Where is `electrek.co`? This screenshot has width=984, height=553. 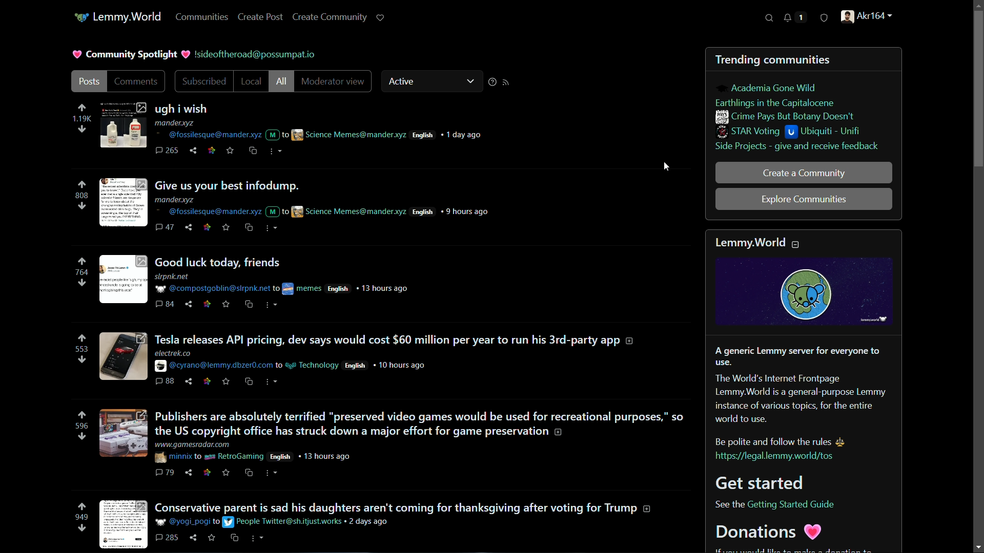 electrek.co is located at coordinates (173, 353).